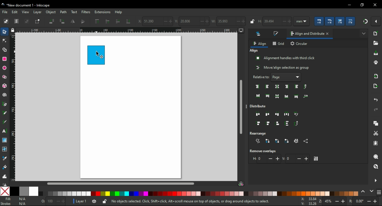 The image size is (382, 206). I want to click on opacity, so click(53, 201).